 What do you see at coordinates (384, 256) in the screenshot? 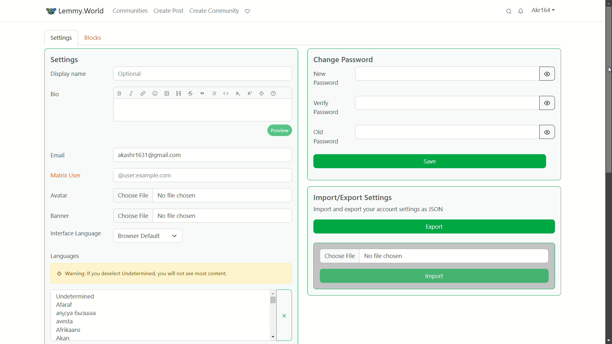
I see `no file chosen` at bounding box center [384, 256].